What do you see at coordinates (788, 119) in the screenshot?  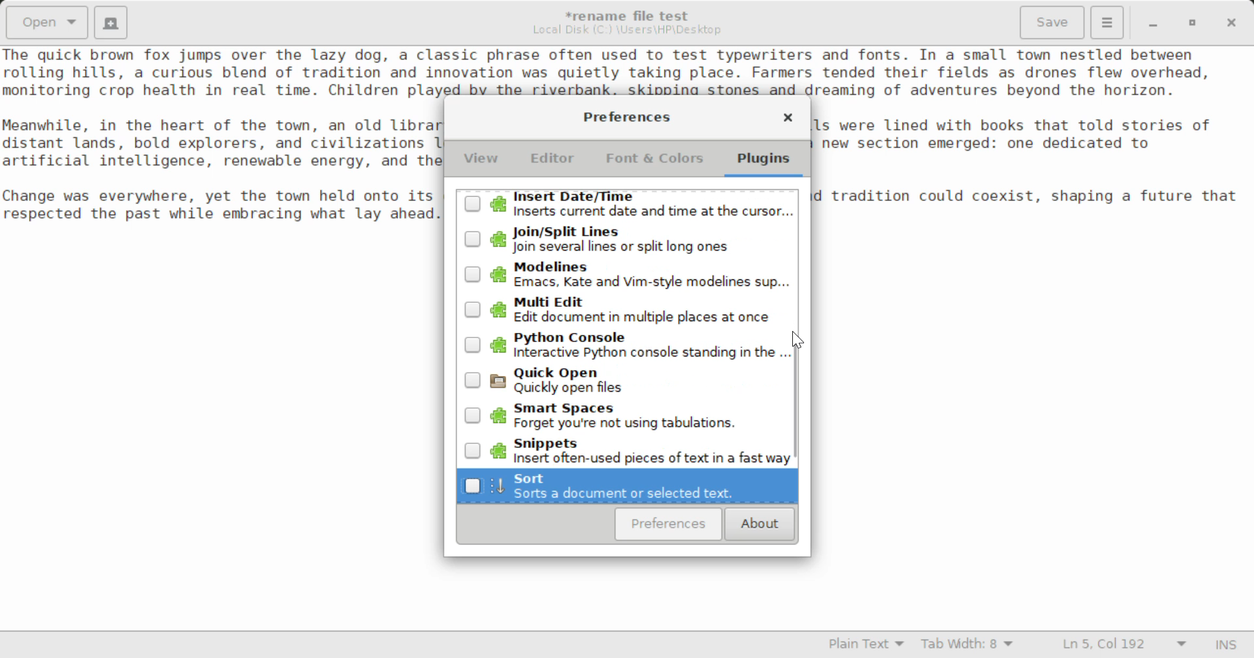 I see `Close Window` at bounding box center [788, 119].